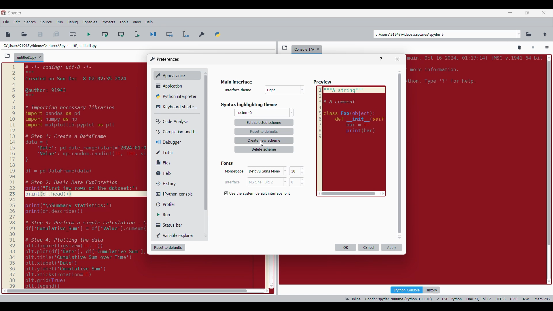 The width and height of the screenshot is (553, 311). What do you see at coordinates (510, 13) in the screenshot?
I see `Minimize` at bounding box center [510, 13].